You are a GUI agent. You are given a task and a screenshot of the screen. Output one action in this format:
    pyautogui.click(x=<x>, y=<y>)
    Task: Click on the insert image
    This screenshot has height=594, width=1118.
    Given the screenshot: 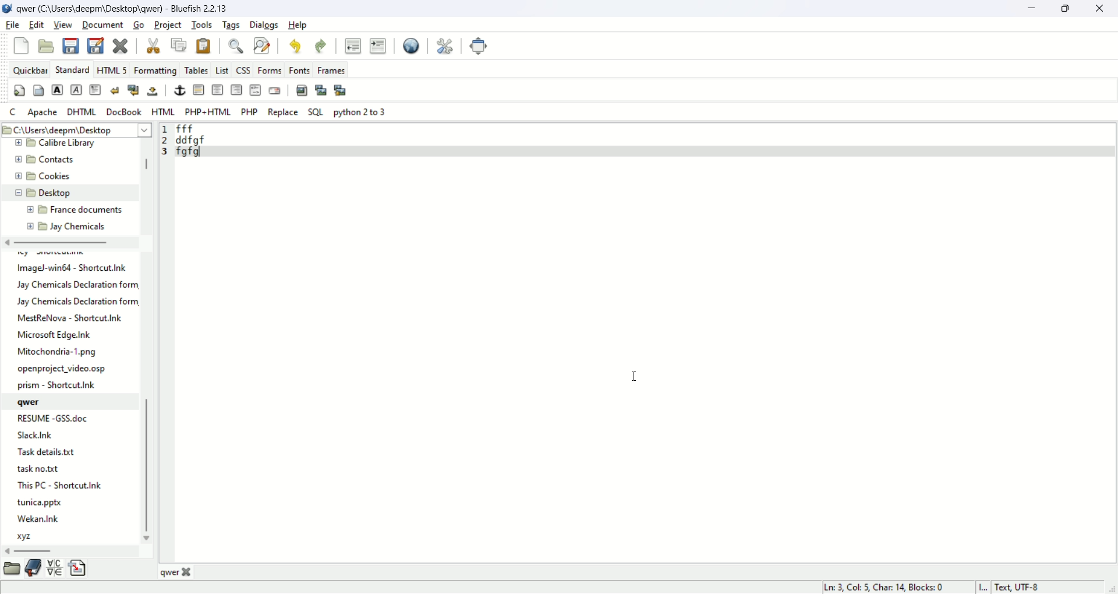 What is the action you would take?
    pyautogui.click(x=302, y=90)
    